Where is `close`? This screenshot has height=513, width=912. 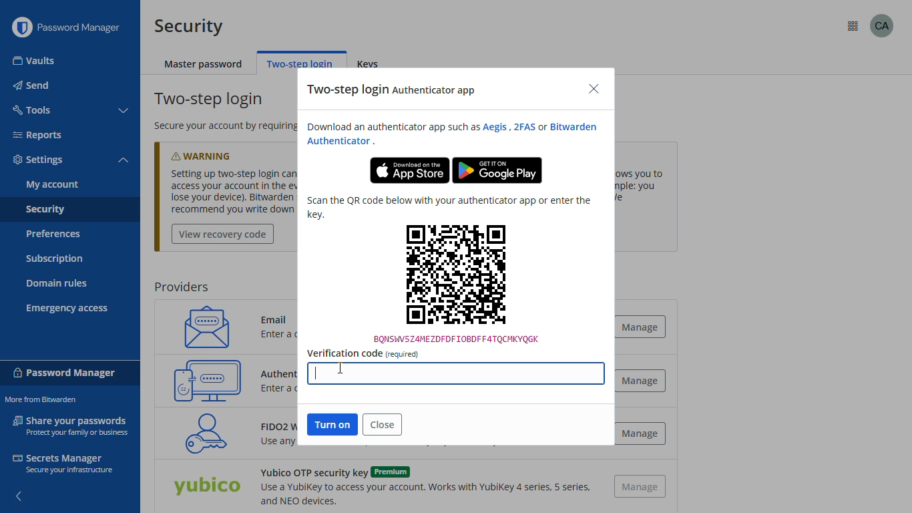 close is located at coordinates (594, 90).